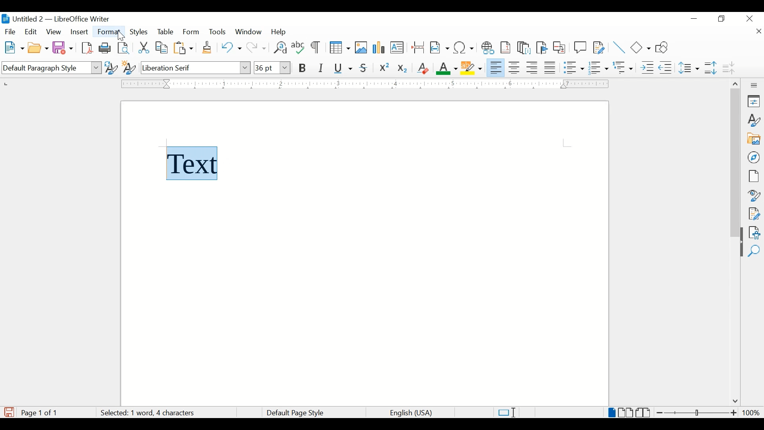 The image size is (764, 430). I want to click on save document, so click(9, 412).